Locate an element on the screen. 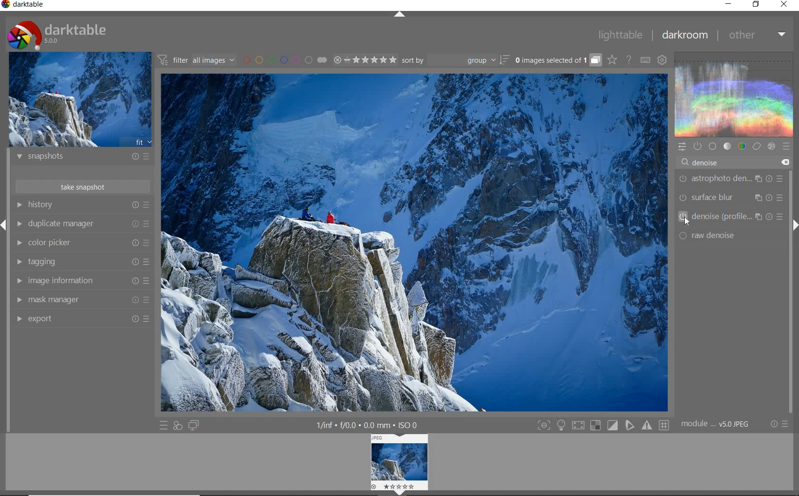  tagging is located at coordinates (82, 262).